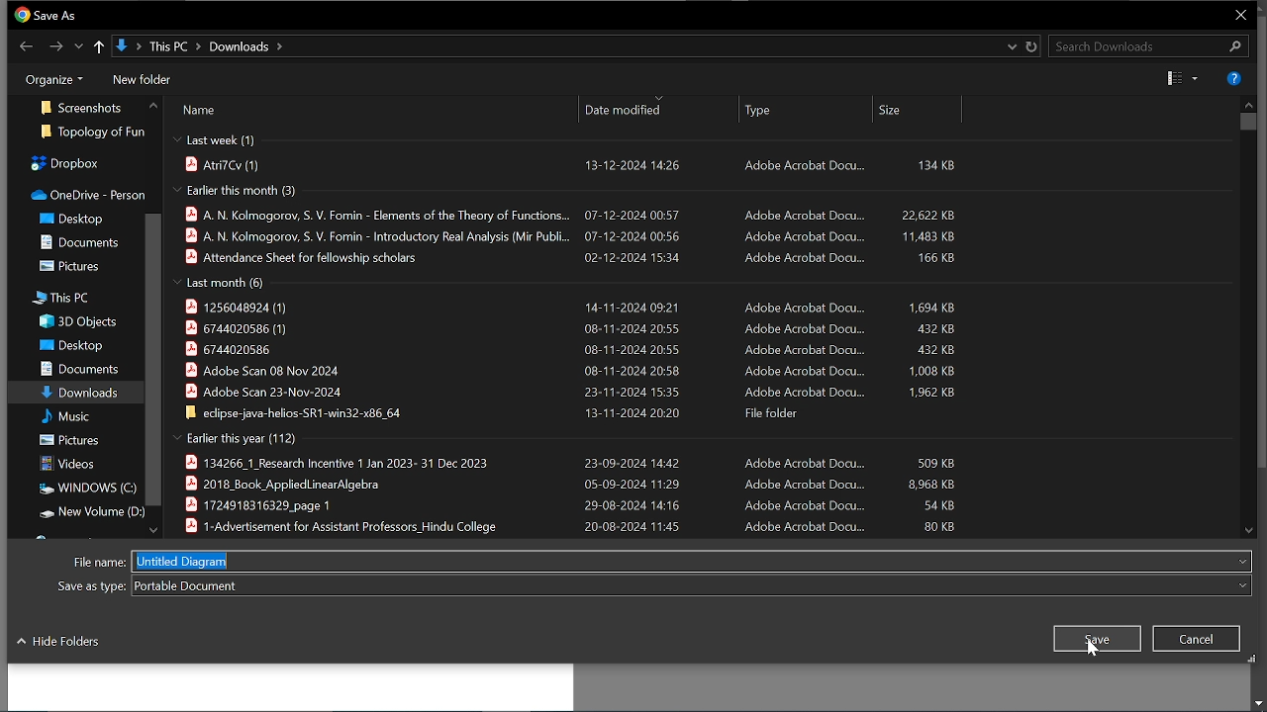  I want to click on 11,483 KB, so click(926, 238).